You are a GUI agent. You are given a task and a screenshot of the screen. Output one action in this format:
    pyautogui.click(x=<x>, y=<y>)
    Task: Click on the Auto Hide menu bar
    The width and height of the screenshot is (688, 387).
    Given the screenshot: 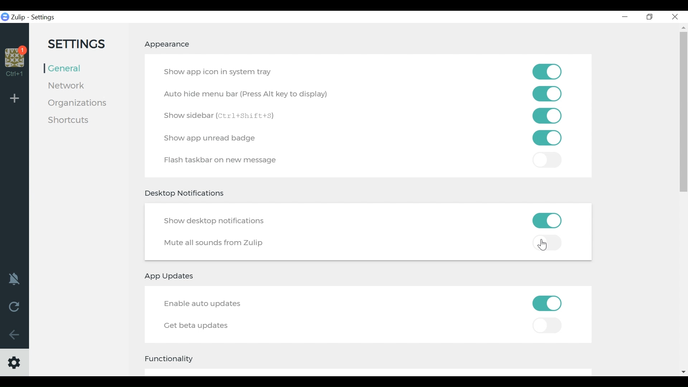 What is the action you would take?
    pyautogui.click(x=247, y=95)
    